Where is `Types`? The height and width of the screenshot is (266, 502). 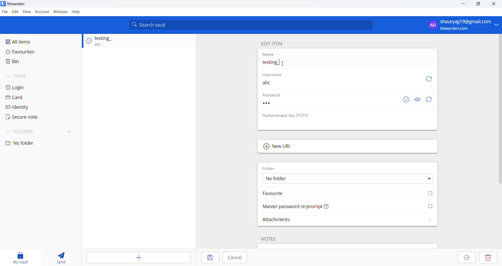
Types is located at coordinates (38, 75).